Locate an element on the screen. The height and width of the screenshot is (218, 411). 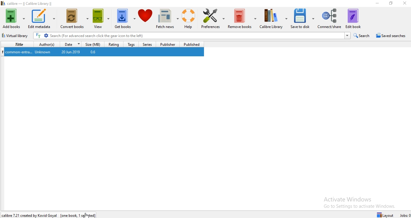
Edit Metadata is located at coordinates (41, 17).